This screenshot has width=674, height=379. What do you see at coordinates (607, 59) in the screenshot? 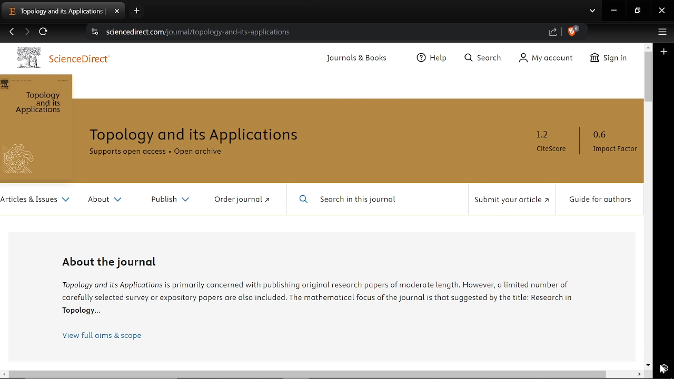
I see `Sign In` at bounding box center [607, 59].